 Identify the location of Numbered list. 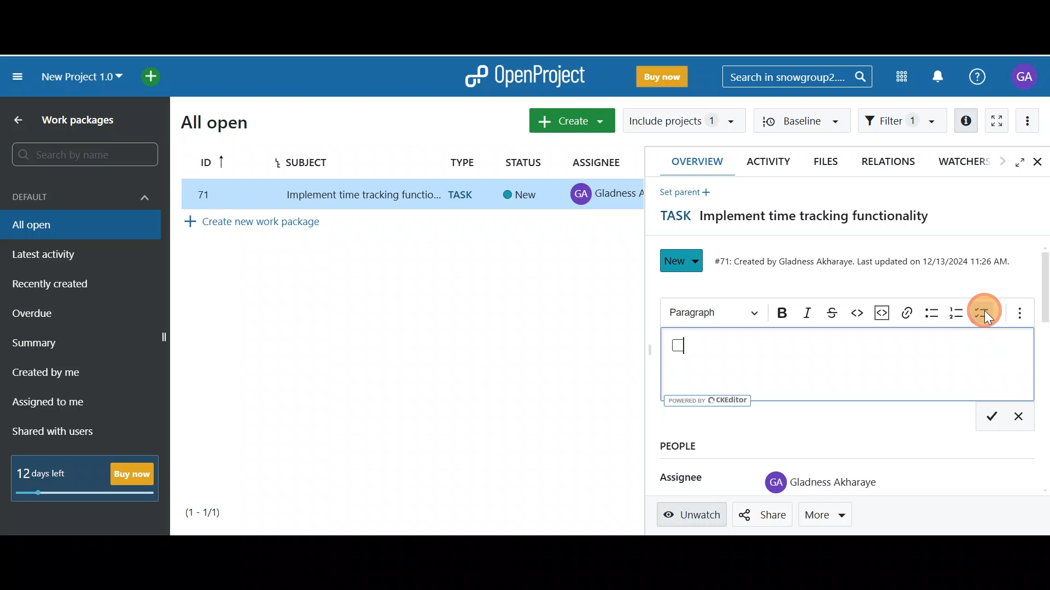
(959, 311).